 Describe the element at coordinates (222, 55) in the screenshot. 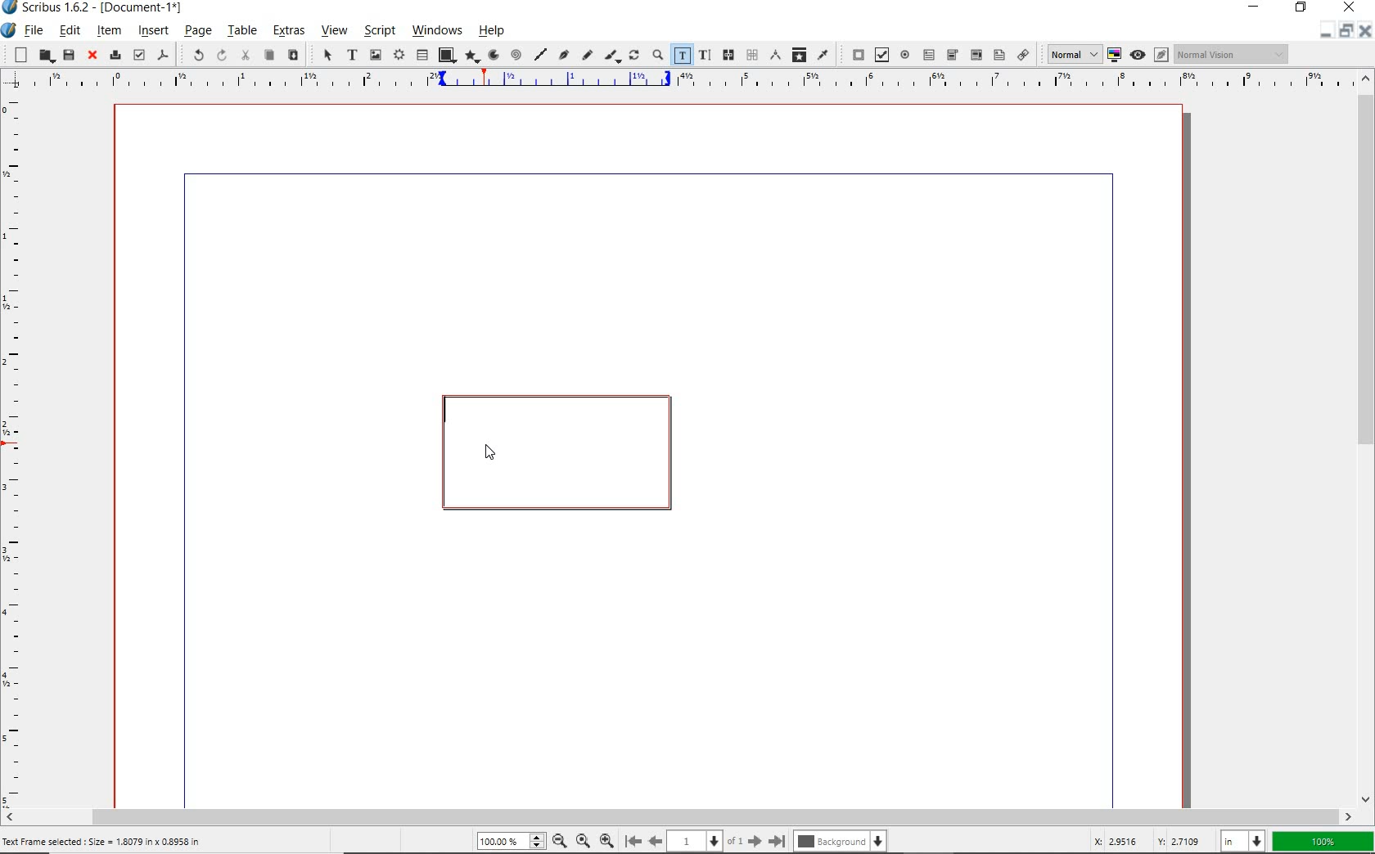

I see `redo` at that location.